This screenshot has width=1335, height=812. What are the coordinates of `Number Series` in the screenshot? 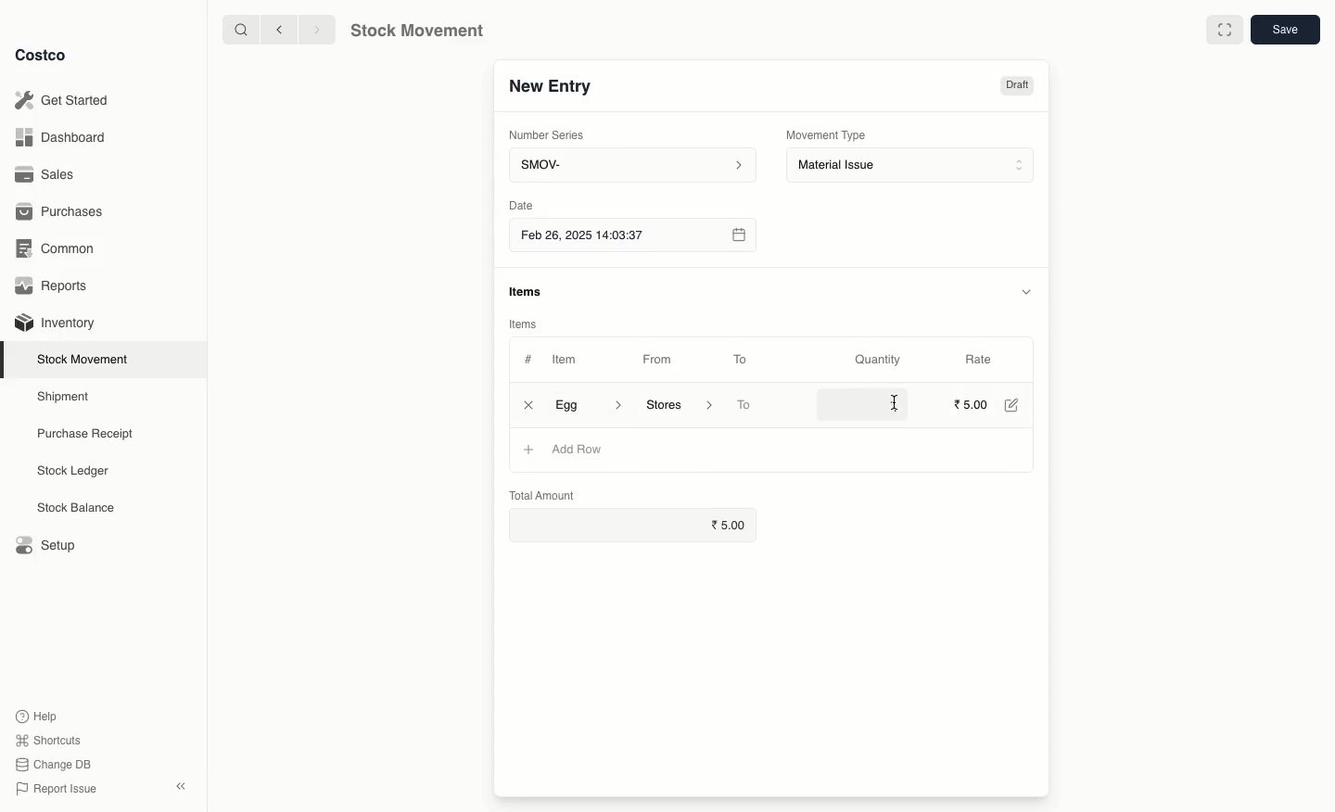 It's located at (553, 138).